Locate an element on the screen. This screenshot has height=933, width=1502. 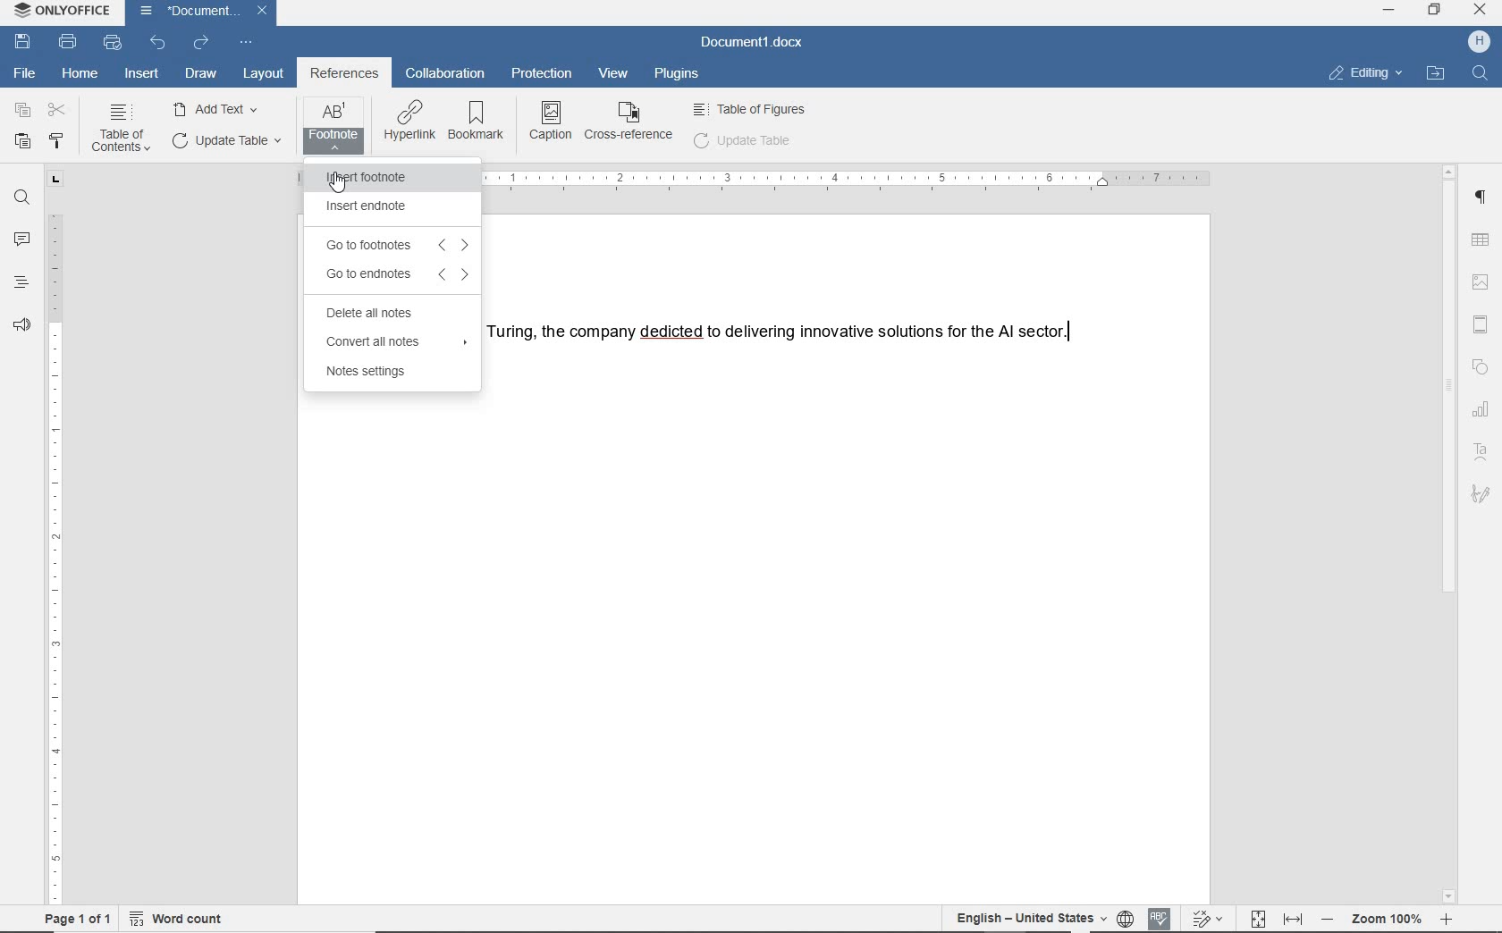
insert is located at coordinates (143, 75).